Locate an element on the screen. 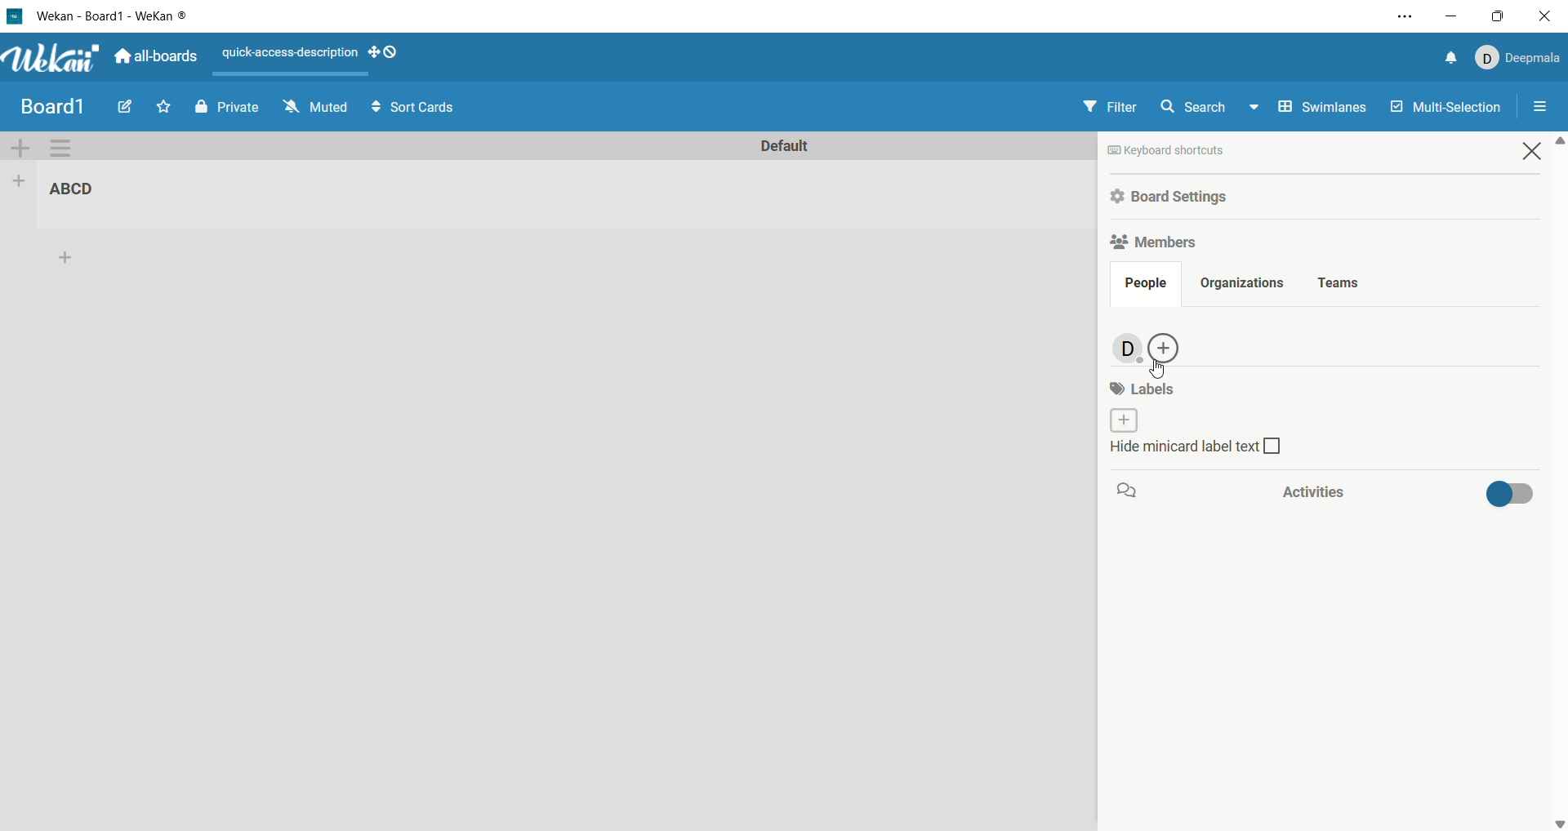 The width and height of the screenshot is (1568, 831). default is located at coordinates (783, 147).